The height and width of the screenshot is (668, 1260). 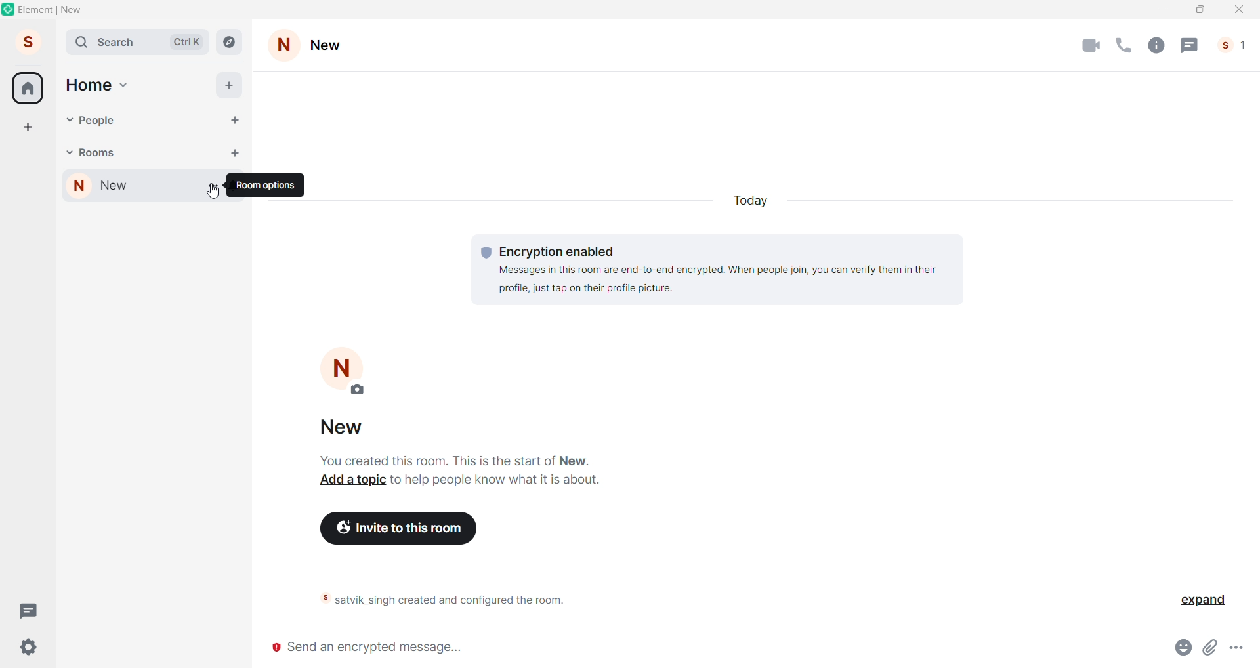 What do you see at coordinates (284, 43) in the screenshot?
I see `Room Setting` at bounding box center [284, 43].